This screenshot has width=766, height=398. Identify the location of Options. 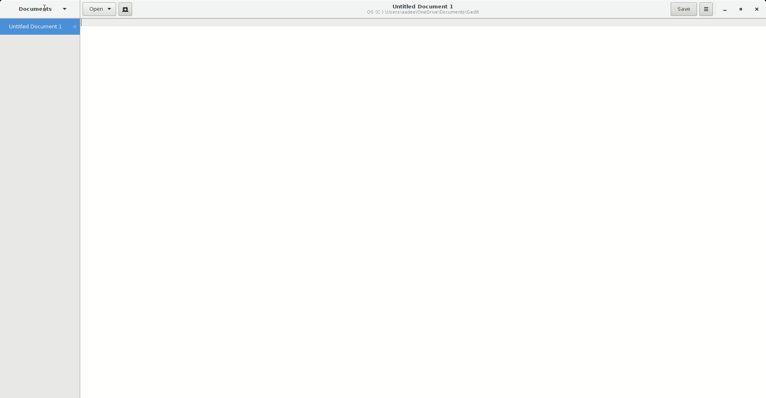
(706, 10).